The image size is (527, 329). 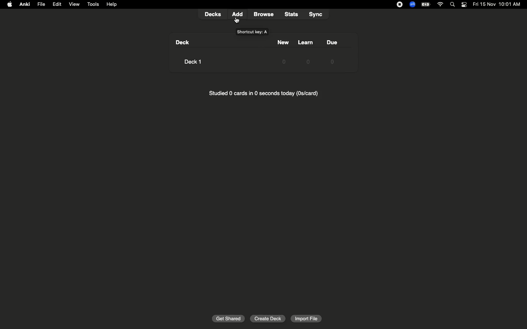 I want to click on Add, so click(x=239, y=15).